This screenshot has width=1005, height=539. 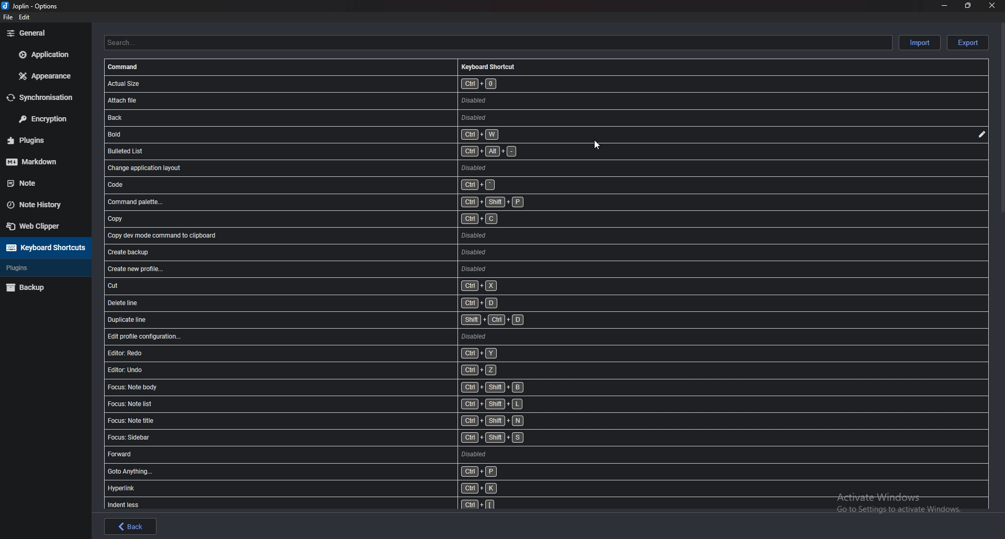 What do you see at coordinates (128, 66) in the screenshot?
I see `Command` at bounding box center [128, 66].